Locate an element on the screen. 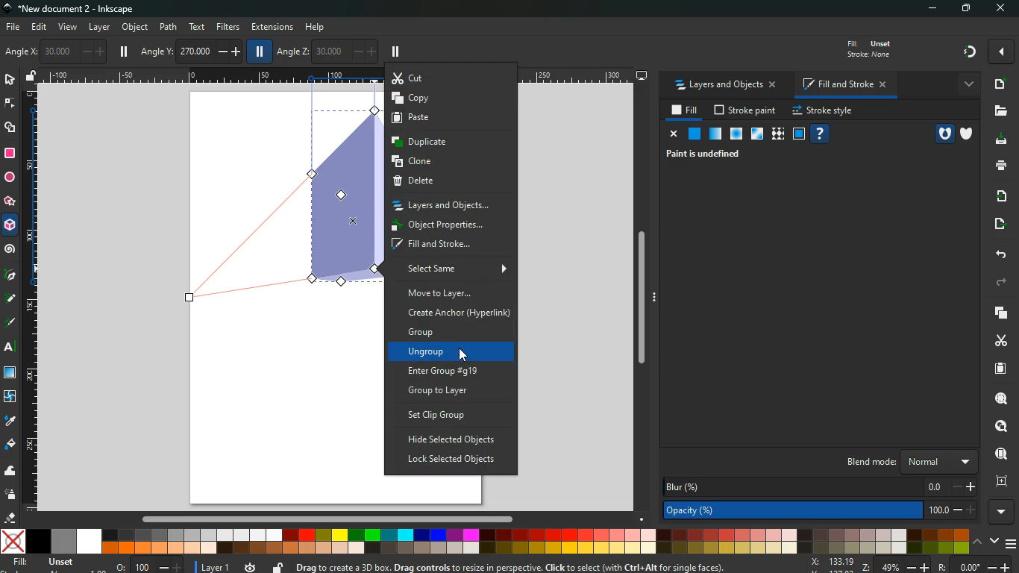 The height and width of the screenshot is (573, 1019). Cursor is located at coordinates (462, 354).